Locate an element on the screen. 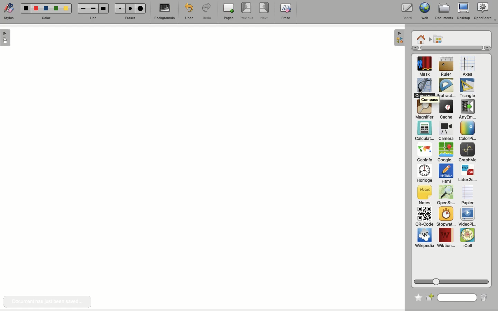 This screenshot has height=311, width=498. Backgrounds is located at coordinates (164, 12).